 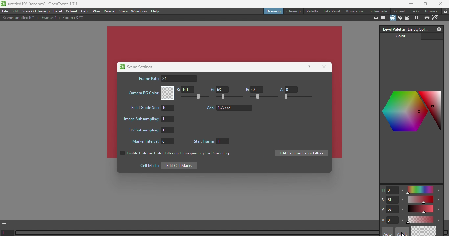 What do you see at coordinates (439, 201) in the screenshot?
I see `` at bounding box center [439, 201].